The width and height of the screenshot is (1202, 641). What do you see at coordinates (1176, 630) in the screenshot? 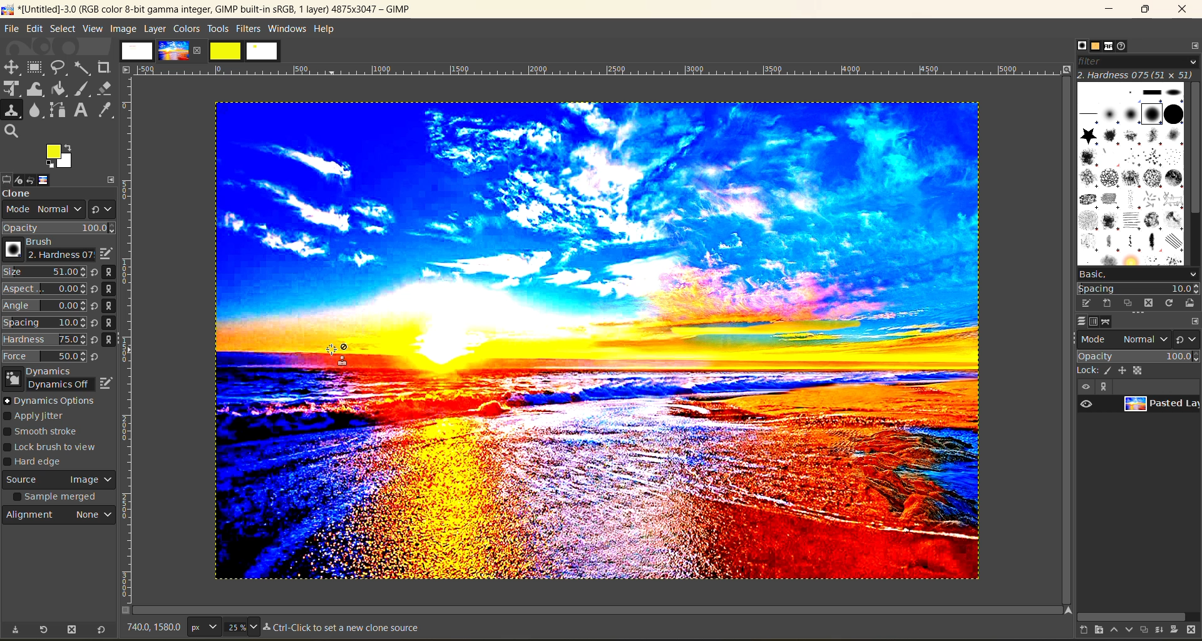
I see `add a mask` at bounding box center [1176, 630].